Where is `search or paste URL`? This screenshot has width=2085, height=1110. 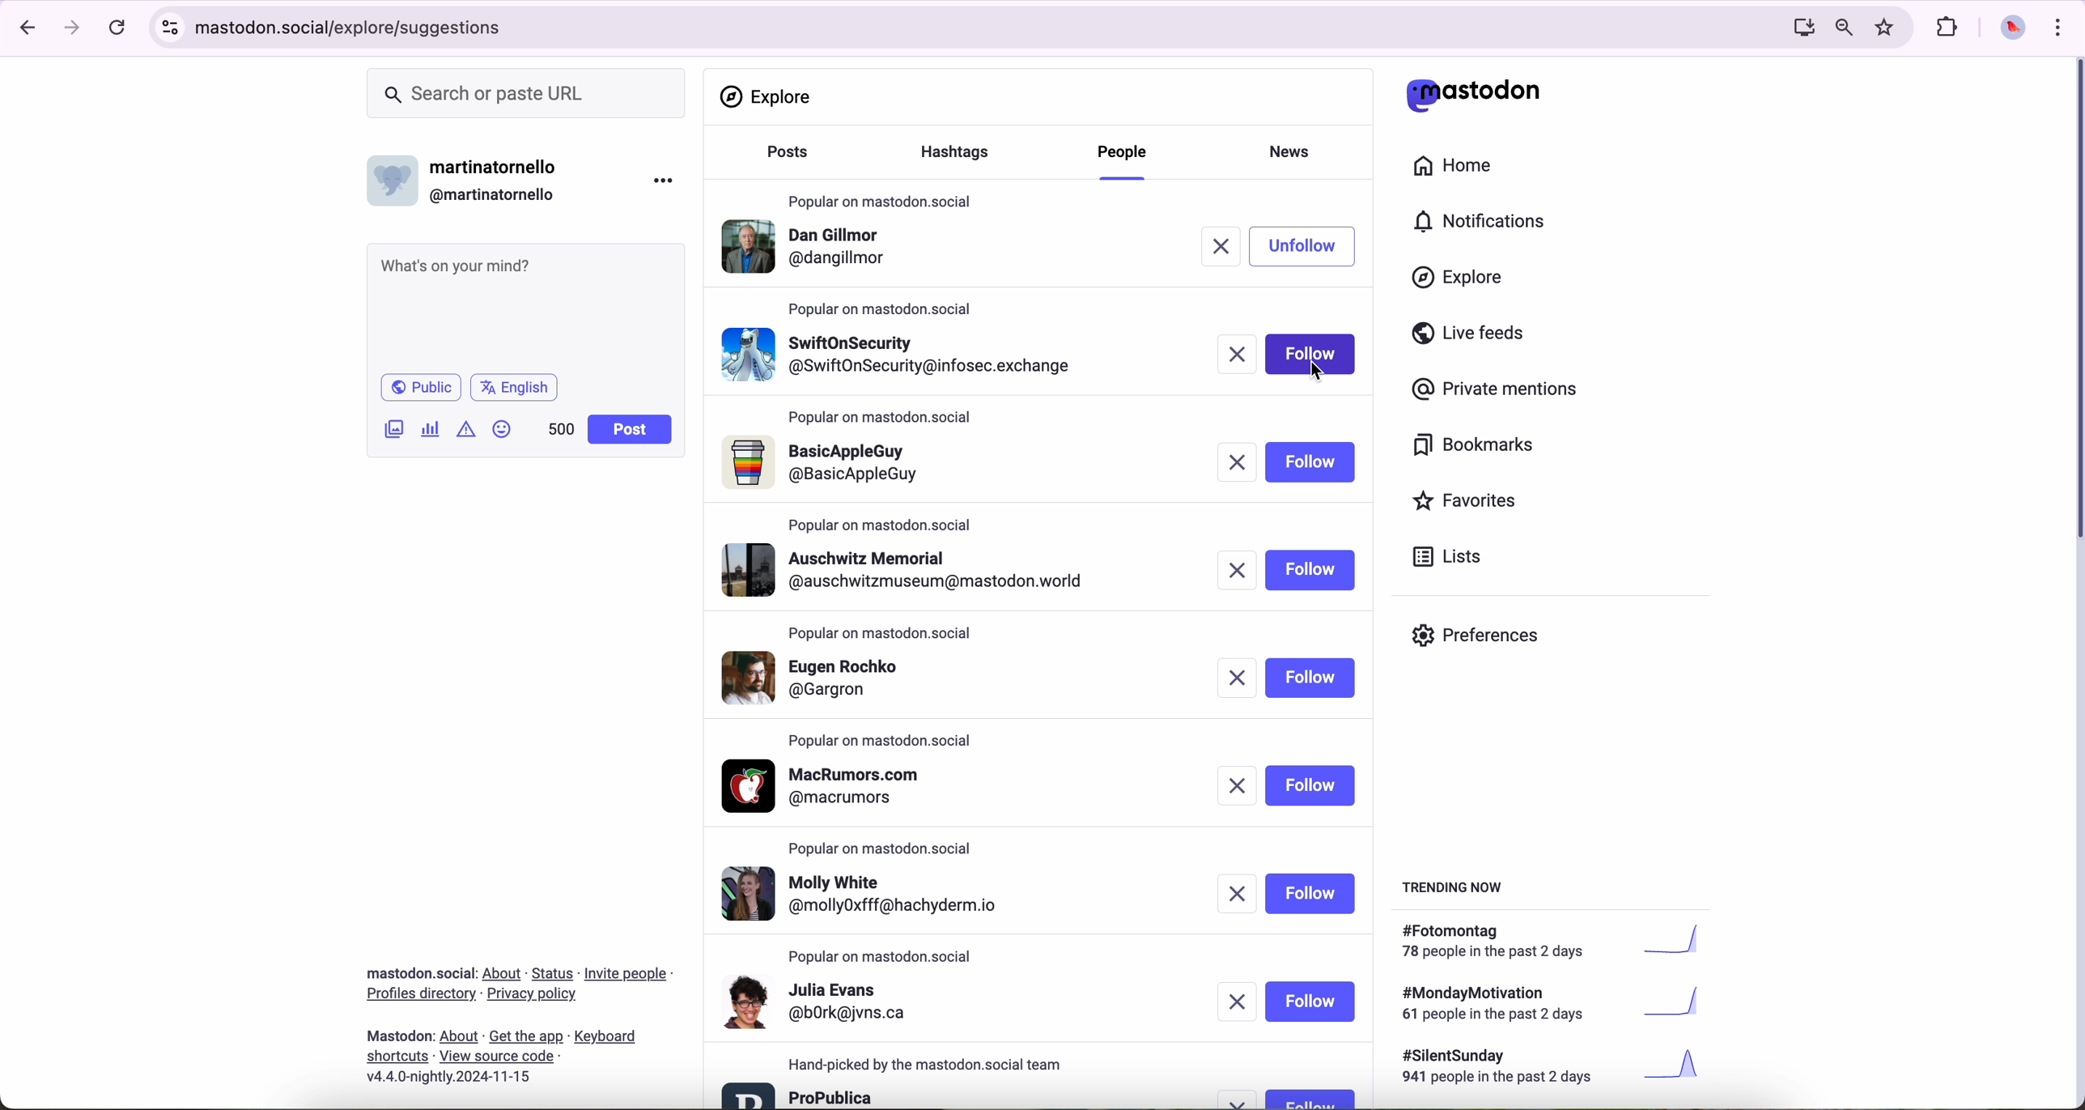 search or paste URL is located at coordinates (526, 94).